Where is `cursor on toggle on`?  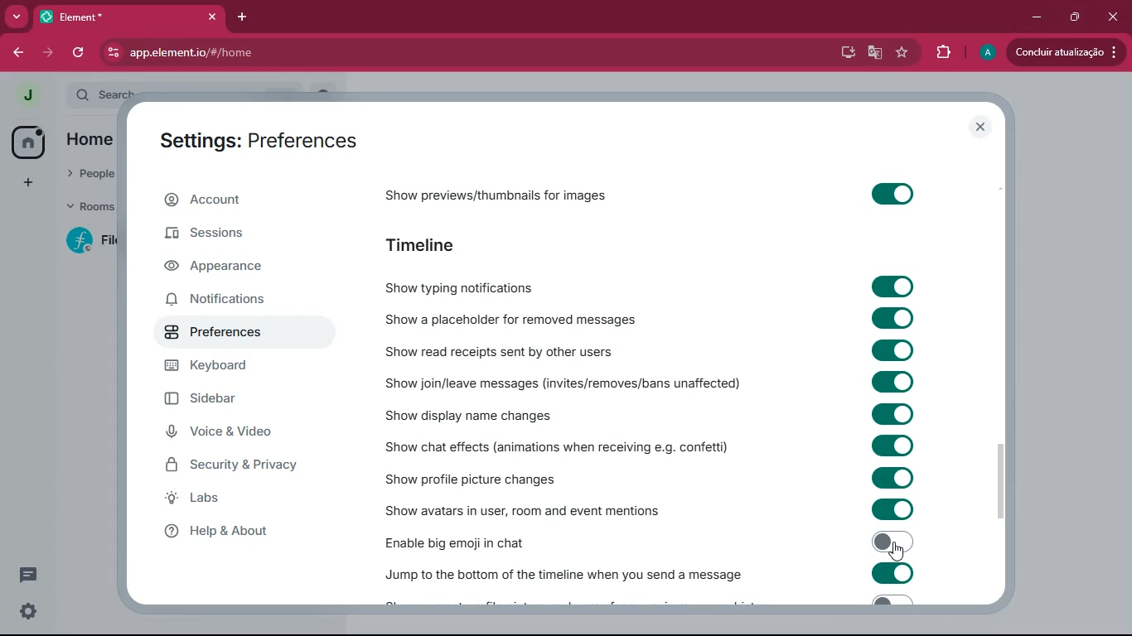 cursor on toggle on is located at coordinates (899, 552).